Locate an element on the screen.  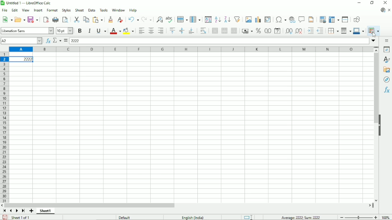
Add sheet is located at coordinates (31, 211).